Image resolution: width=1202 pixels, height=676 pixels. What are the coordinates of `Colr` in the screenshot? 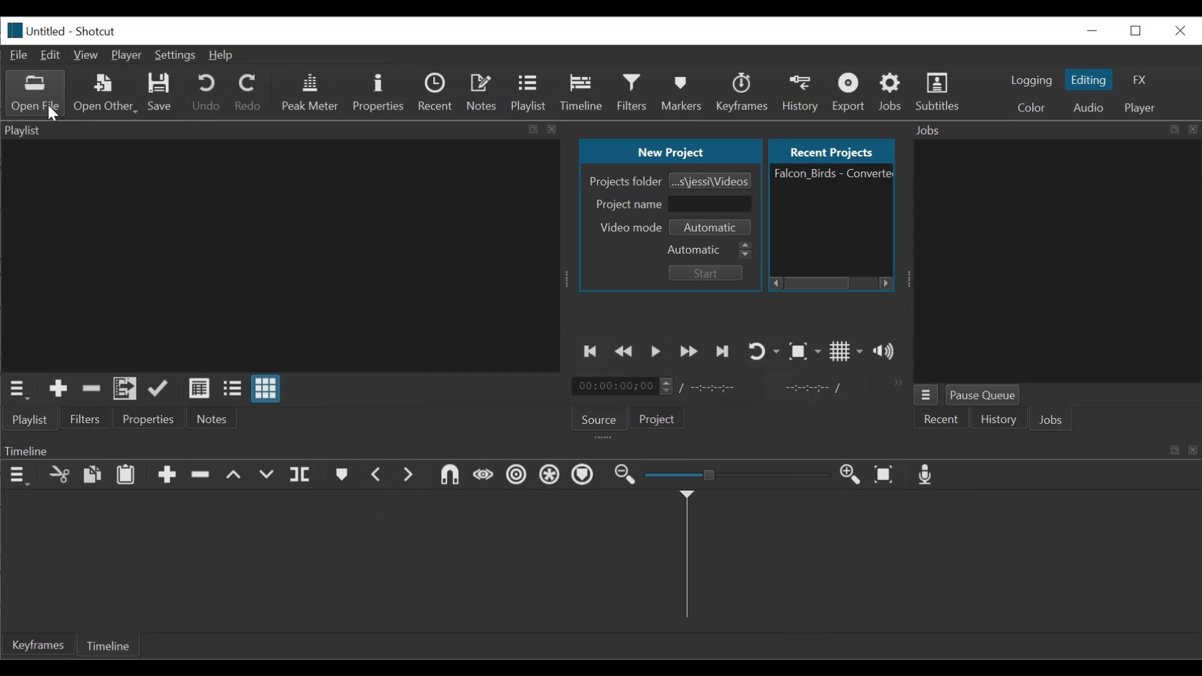 It's located at (1032, 106).